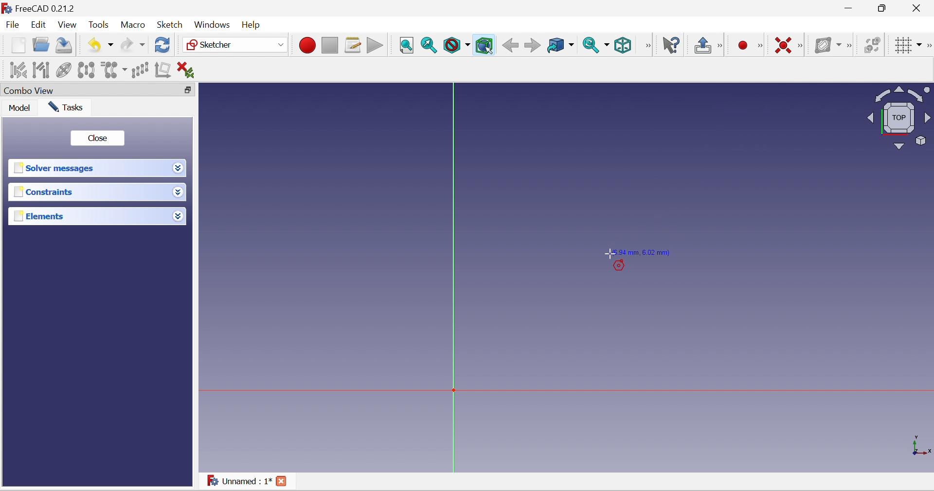  Describe the element at coordinates (919, 7) in the screenshot. I see `Close` at that location.